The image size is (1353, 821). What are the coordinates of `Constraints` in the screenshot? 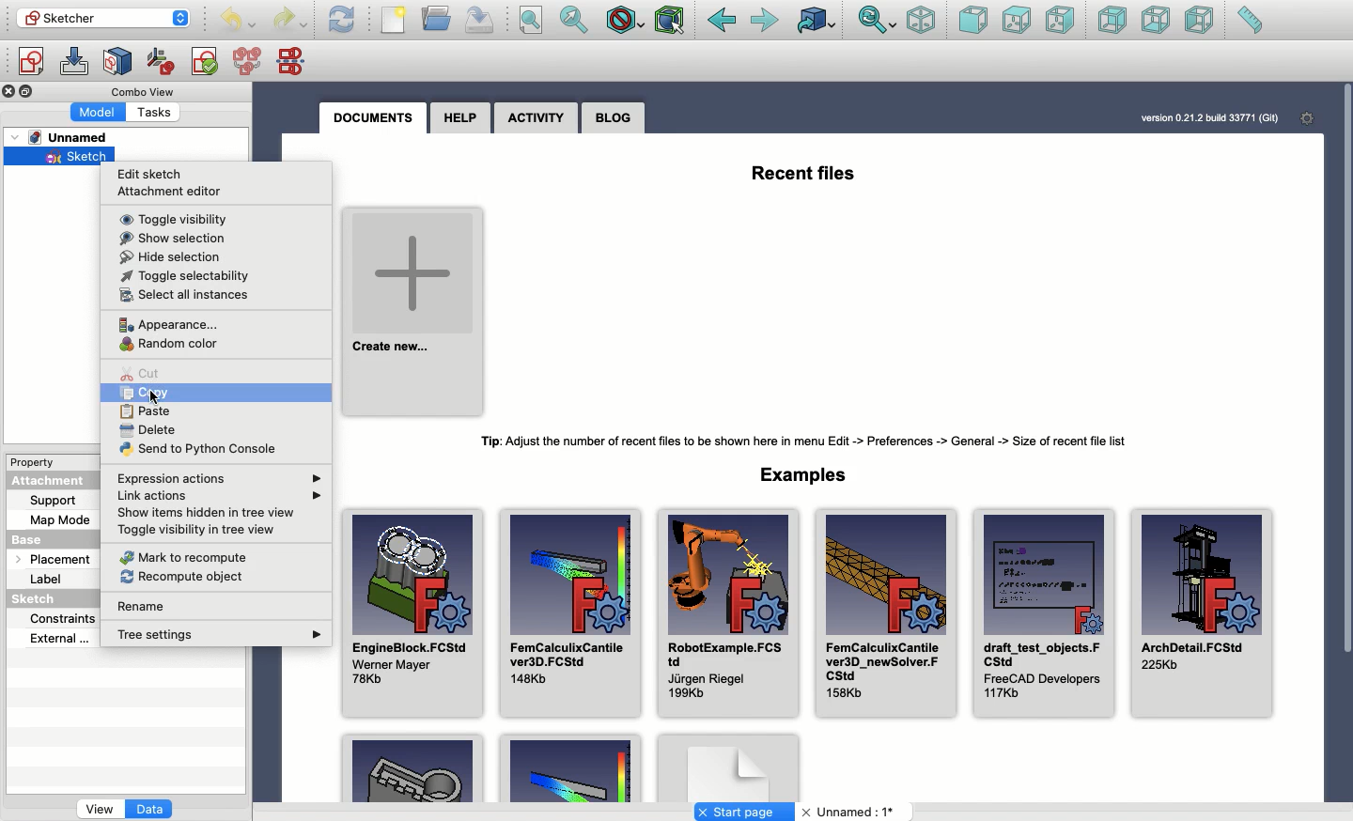 It's located at (67, 617).